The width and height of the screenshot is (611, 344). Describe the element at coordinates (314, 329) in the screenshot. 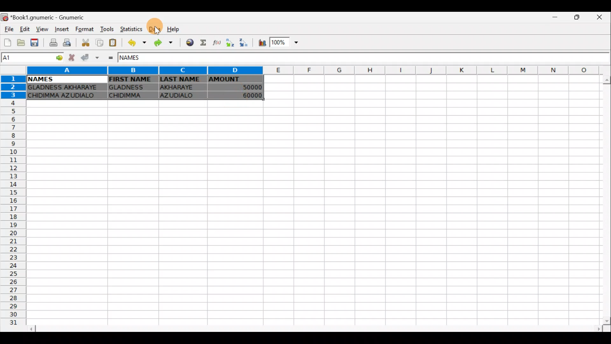

I see `Scroll bar` at that location.